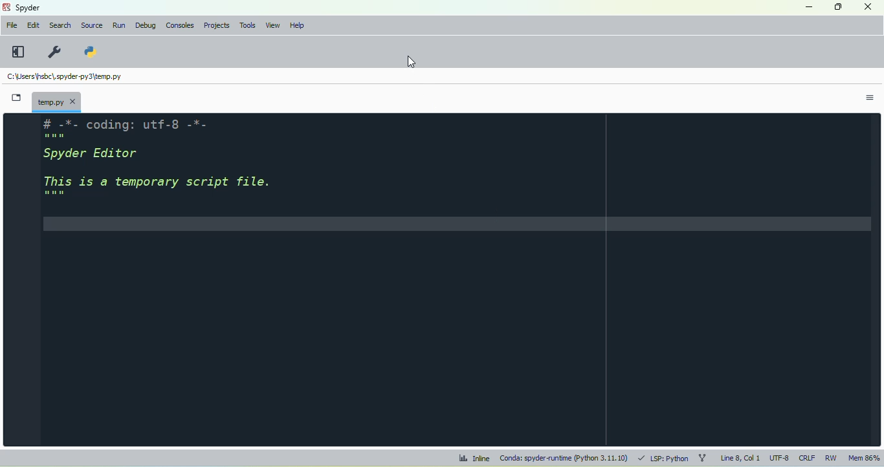 The image size is (884, 467). What do you see at coordinates (807, 458) in the screenshot?
I see `CRLF` at bounding box center [807, 458].